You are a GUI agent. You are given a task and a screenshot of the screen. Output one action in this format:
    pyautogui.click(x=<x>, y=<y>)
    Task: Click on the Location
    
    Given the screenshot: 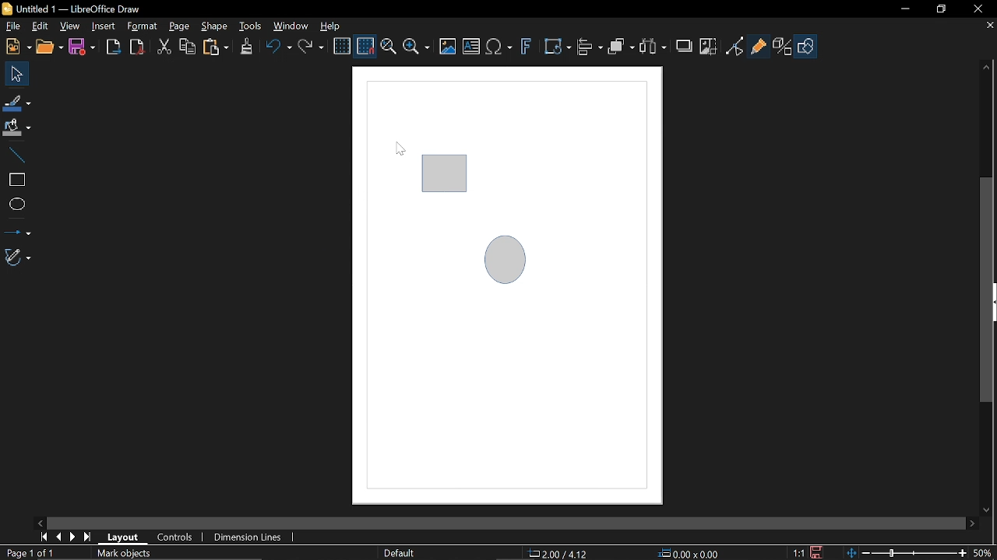 What is the action you would take?
    pyautogui.click(x=560, y=554)
    